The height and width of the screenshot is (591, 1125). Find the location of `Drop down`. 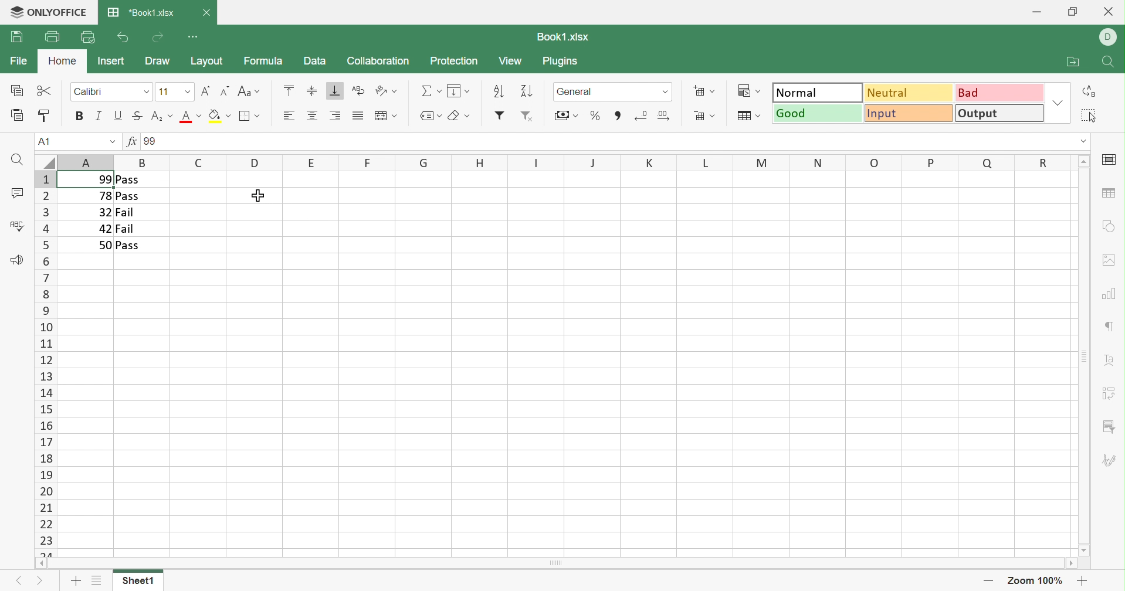

Drop down is located at coordinates (1083, 141).